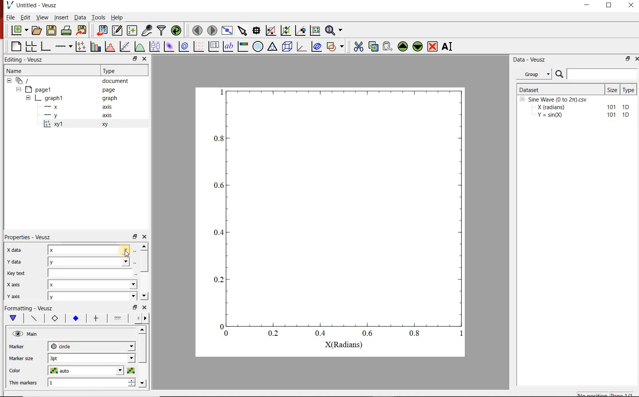 The width and height of the screenshot is (639, 397). What do you see at coordinates (29, 307) in the screenshot?
I see `Formatting - Veusz` at bounding box center [29, 307].